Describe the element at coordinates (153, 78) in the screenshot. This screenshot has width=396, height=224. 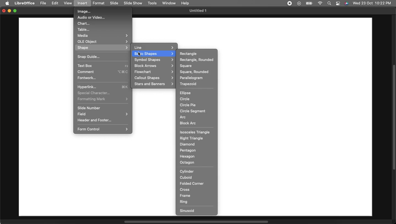
I see `Callout shapes` at that location.